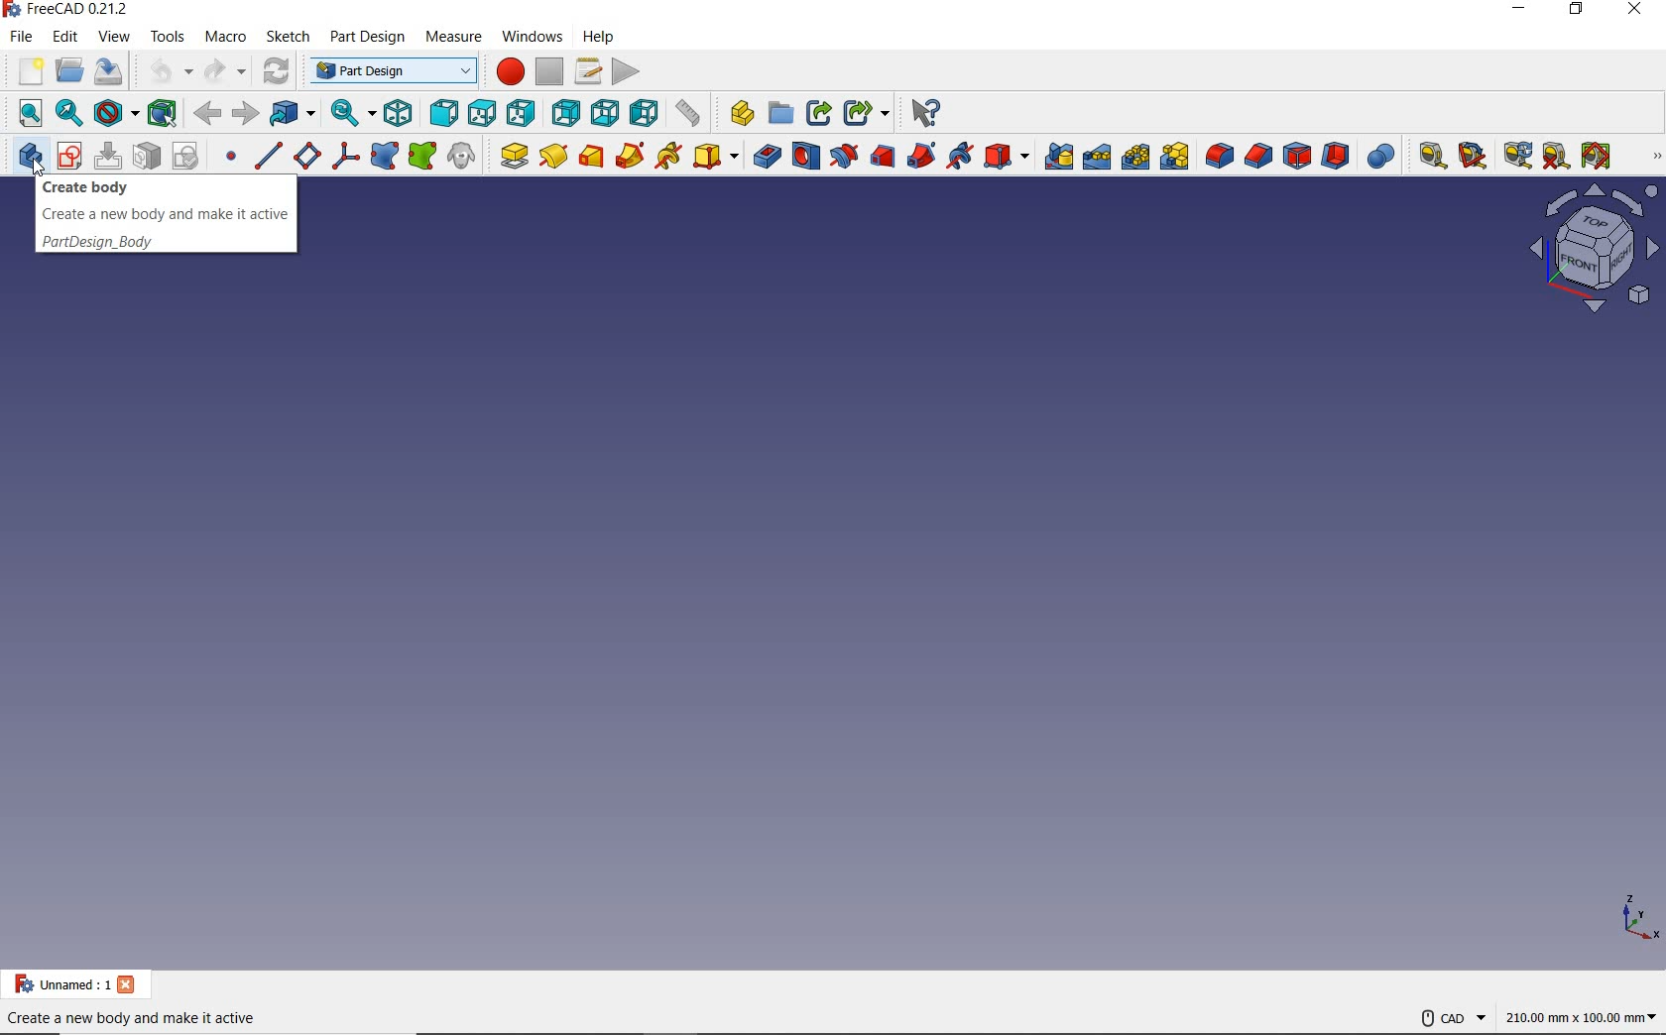  What do you see at coordinates (604, 115) in the screenshot?
I see `bottom` at bounding box center [604, 115].